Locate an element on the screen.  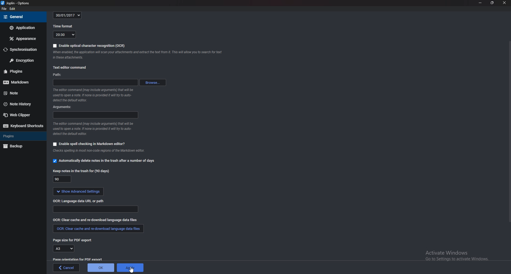
browse is located at coordinates (153, 82).